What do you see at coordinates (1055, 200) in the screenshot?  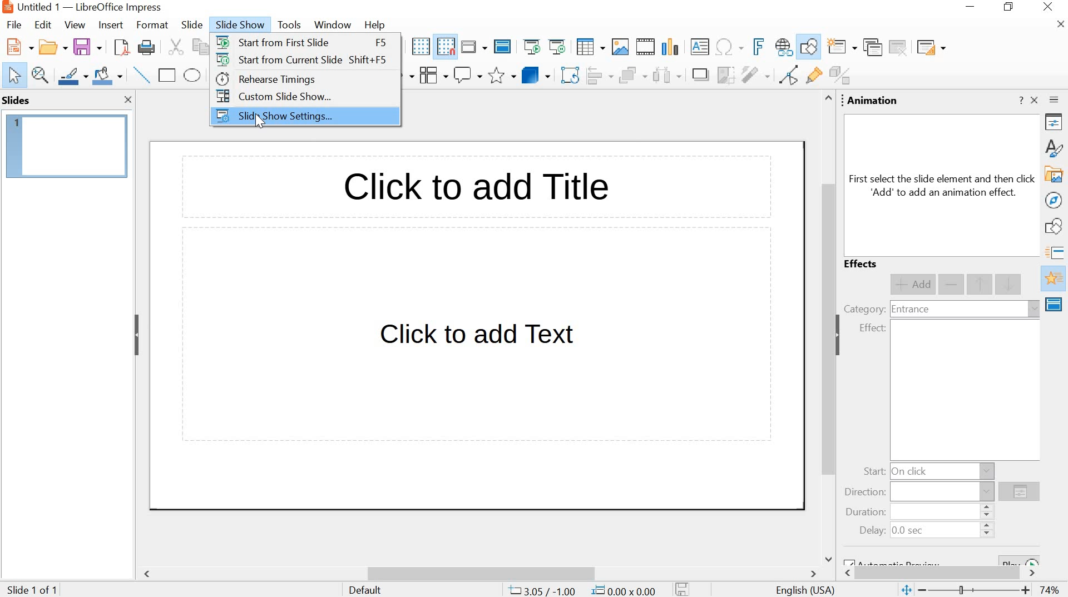 I see `navigate` at bounding box center [1055, 200].